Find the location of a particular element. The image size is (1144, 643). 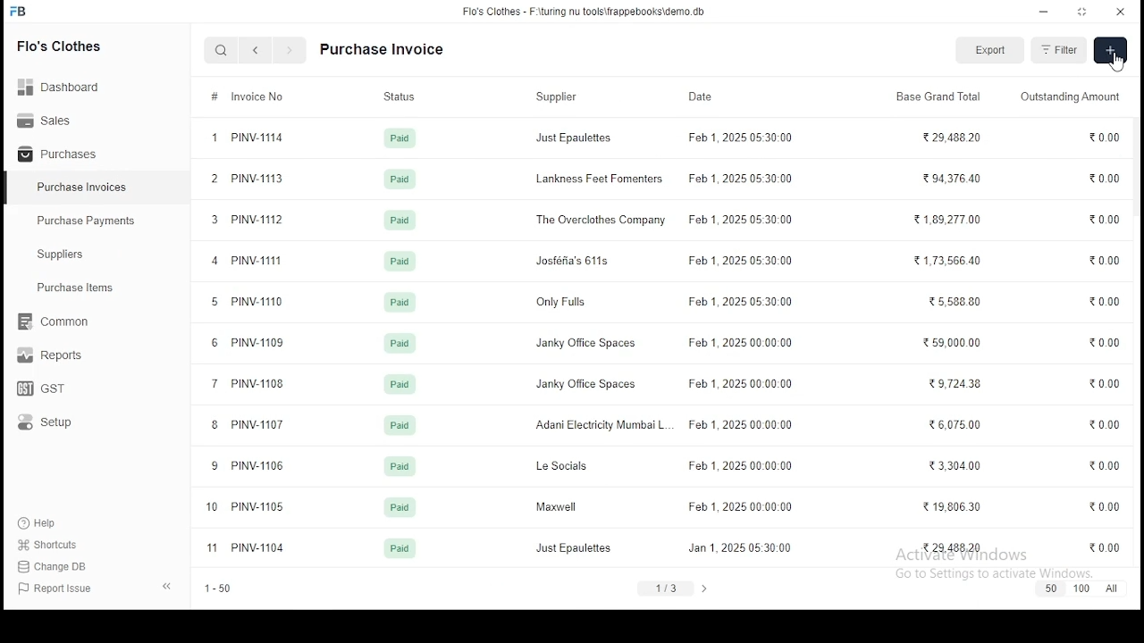

Le Socials is located at coordinates (561, 465).